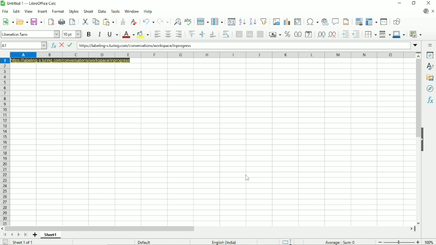 The image size is (436, 245). What do you see at coordinates (430, 79) in the screenshot?
I see `Gallery` at bounding box center [430, 79].